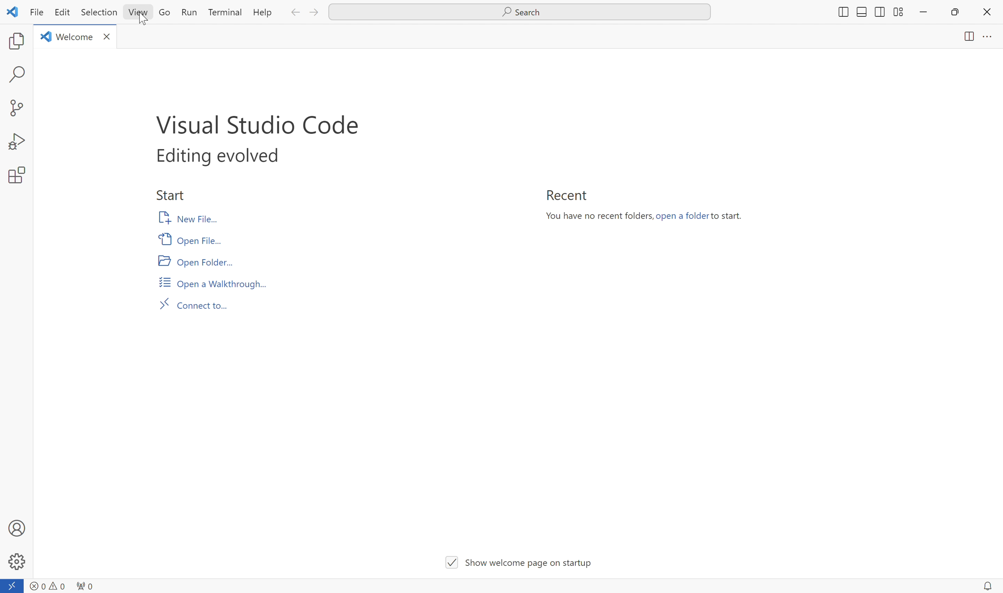 The width and height of the screenshot is (1003, 593). Describe the element at coordinates (101, 14) in the screenshot. I see `Selection` at that location.